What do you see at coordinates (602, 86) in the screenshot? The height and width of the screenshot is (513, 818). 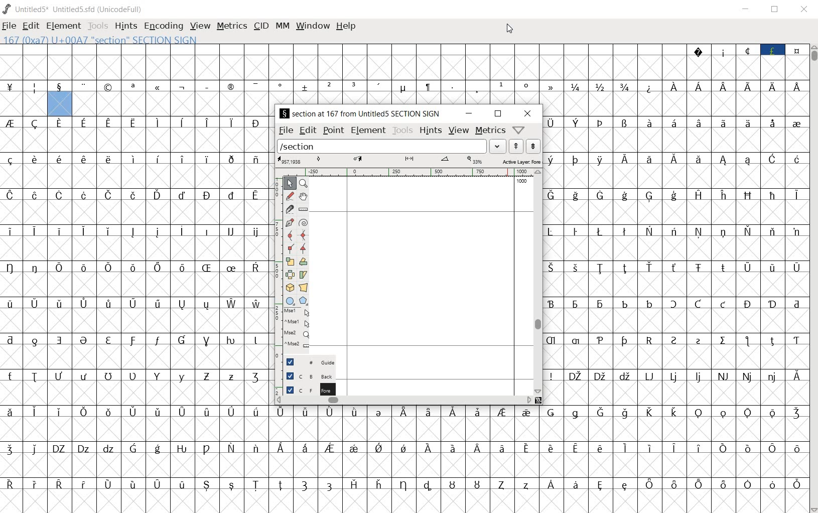 I see `fractions` at bounding box center [602, 86].